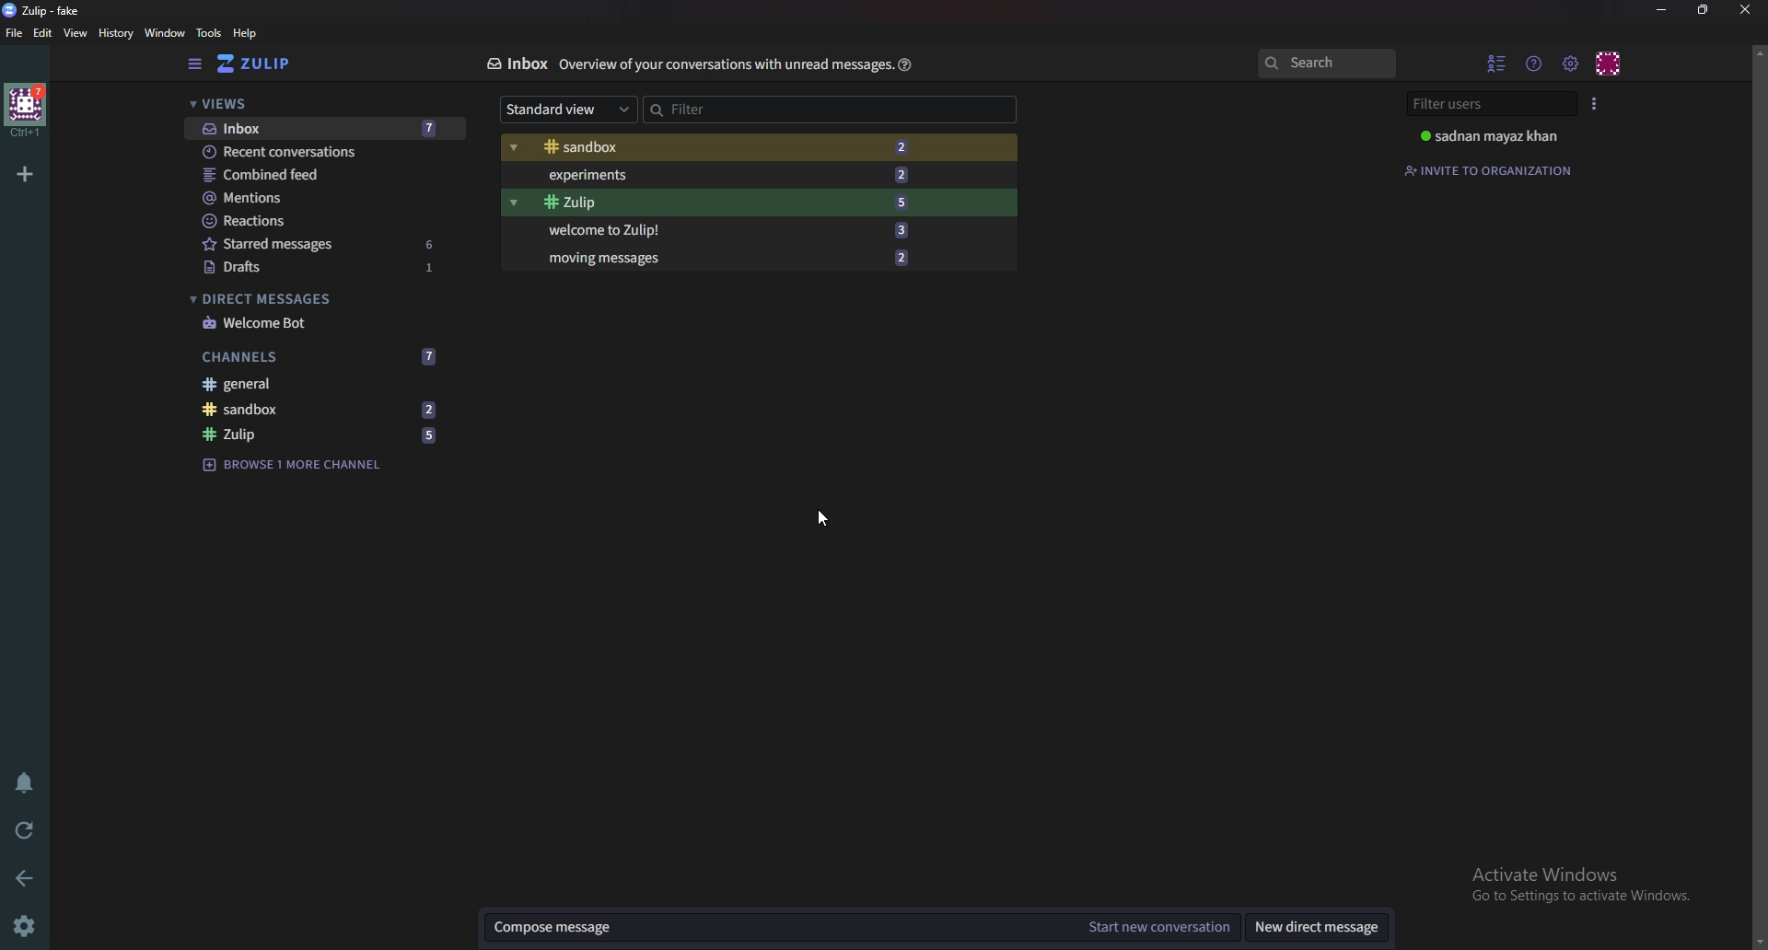  Describe the element at coordinates (1610, 62) in the screenshot. I see `personal menu` at that location.